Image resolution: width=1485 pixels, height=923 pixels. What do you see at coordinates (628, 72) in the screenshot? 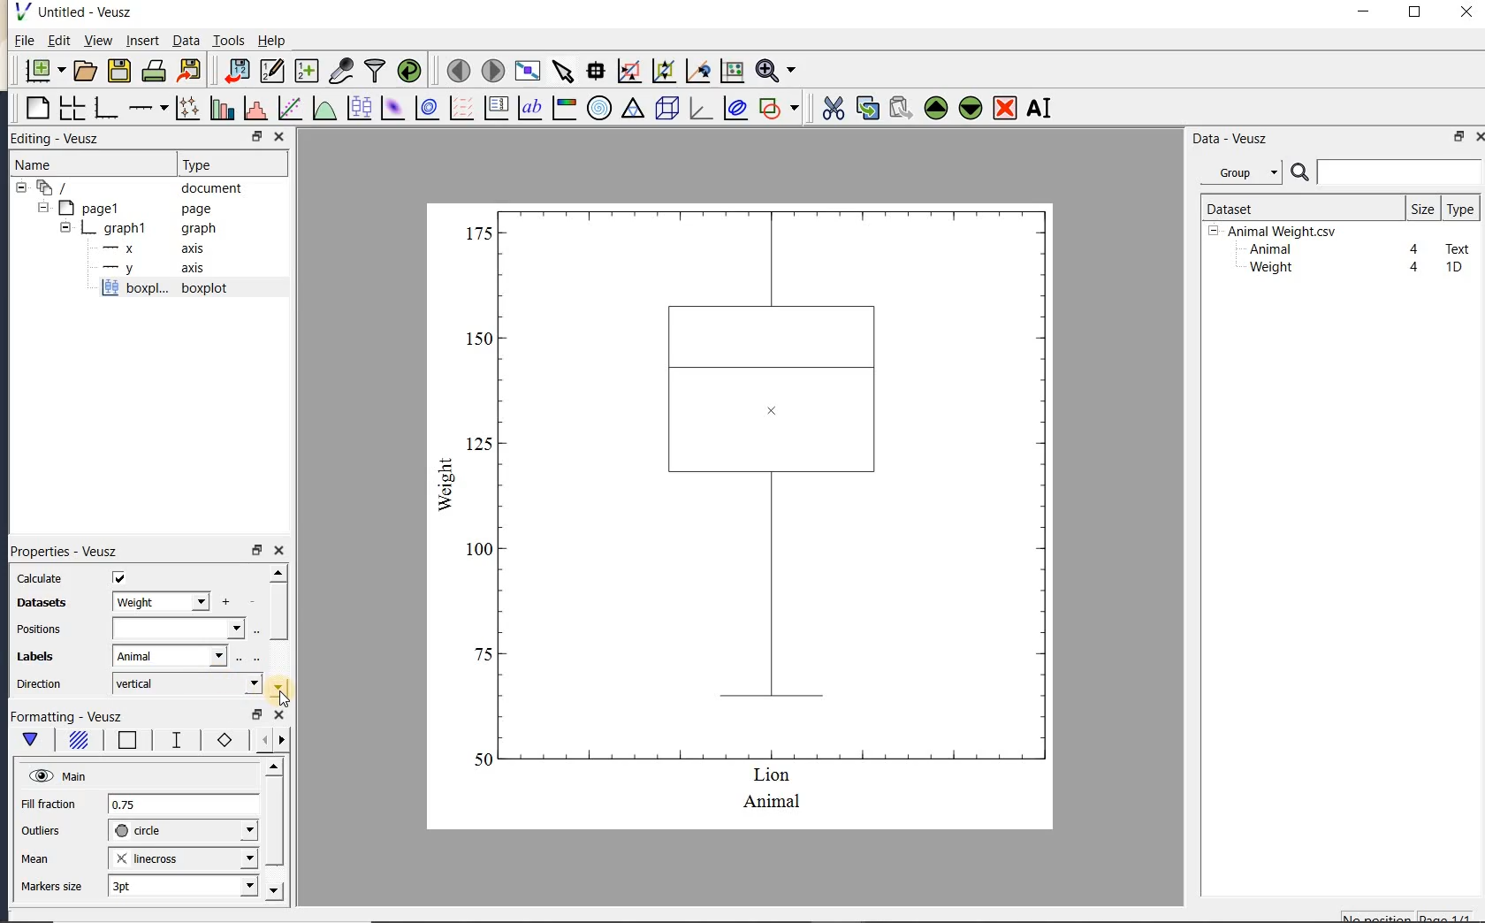
I see `click or draw a rectangle to zoom graph axes` at bounding box center [628, 72].